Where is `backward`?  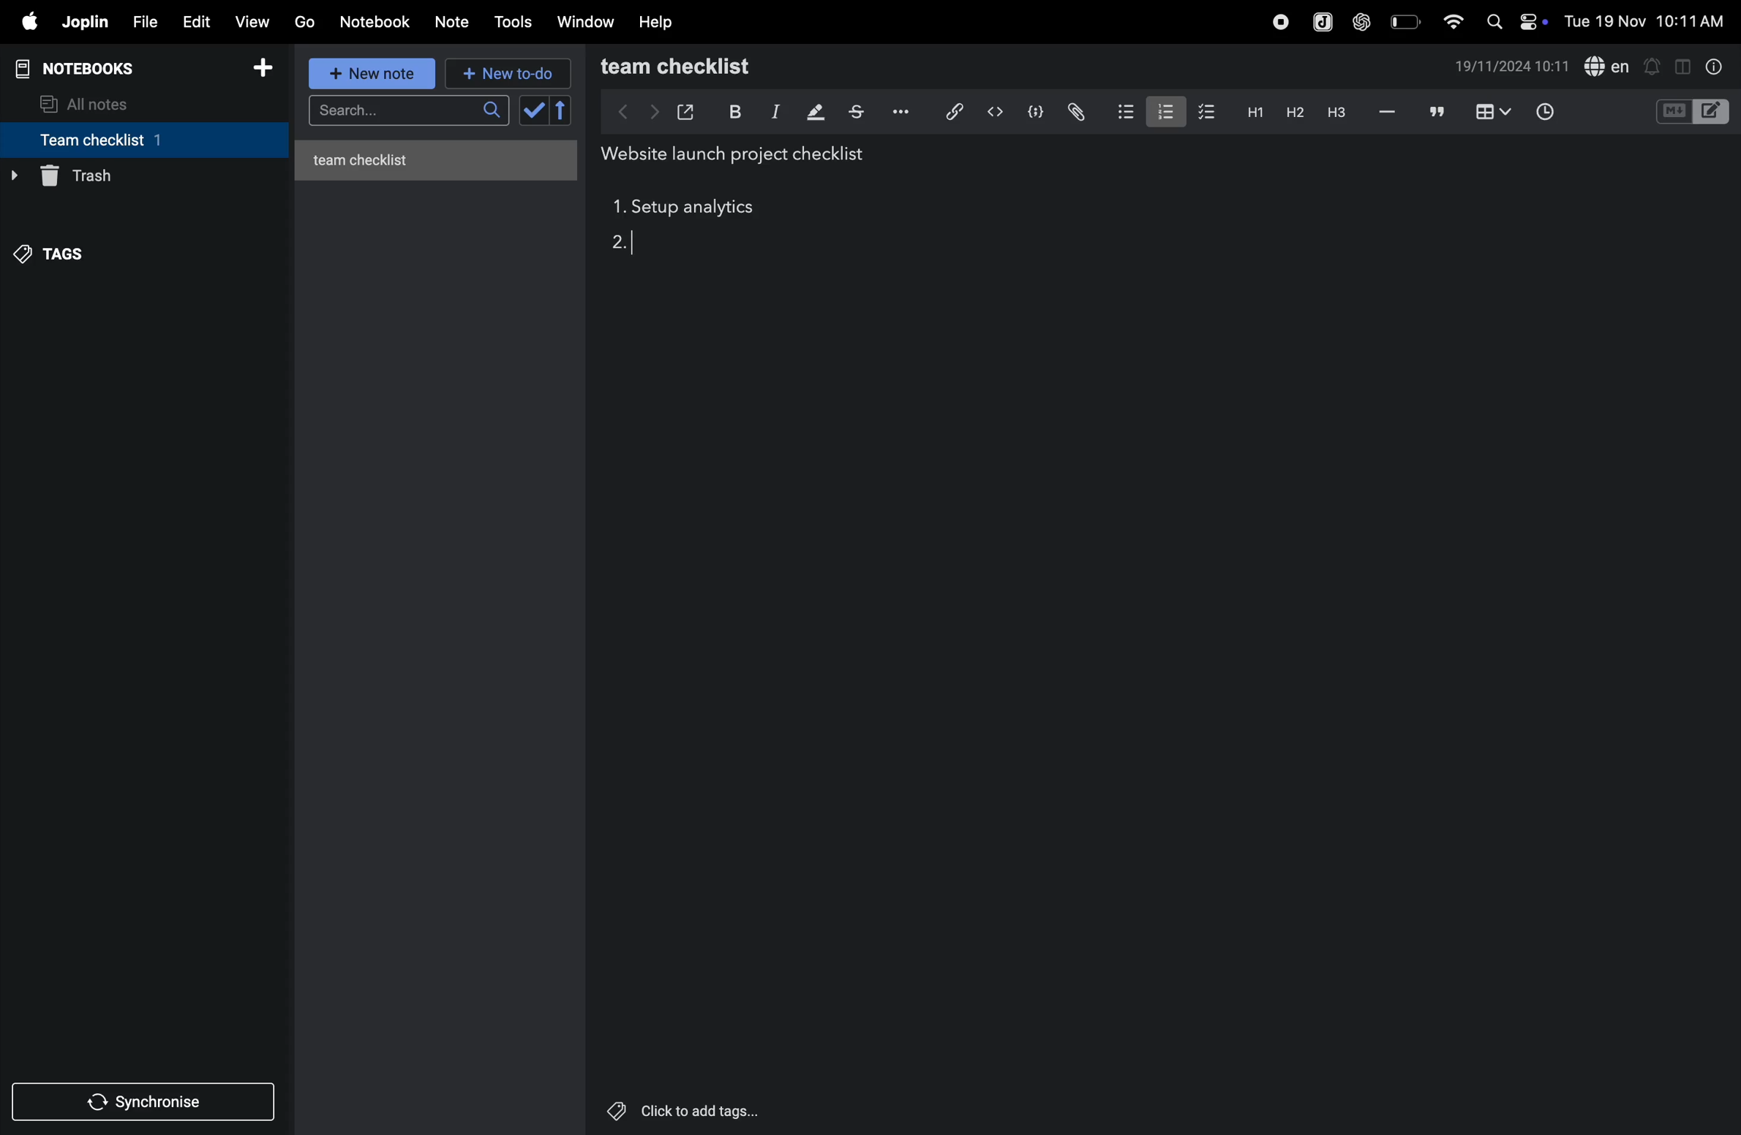
backward is located at coordinates (615, 111).